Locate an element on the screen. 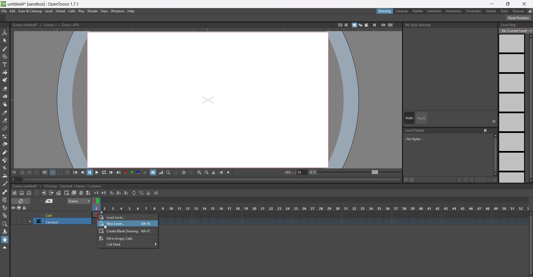  field guide is located at coordinates (346, 25).